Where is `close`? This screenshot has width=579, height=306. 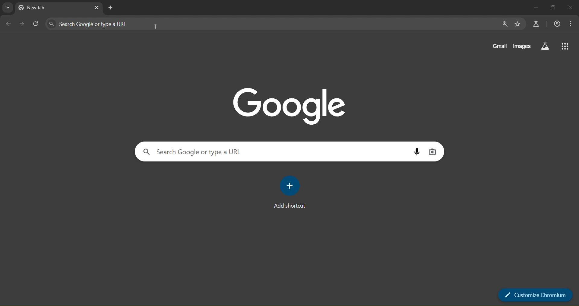
close is located at coordinates (569, 8).